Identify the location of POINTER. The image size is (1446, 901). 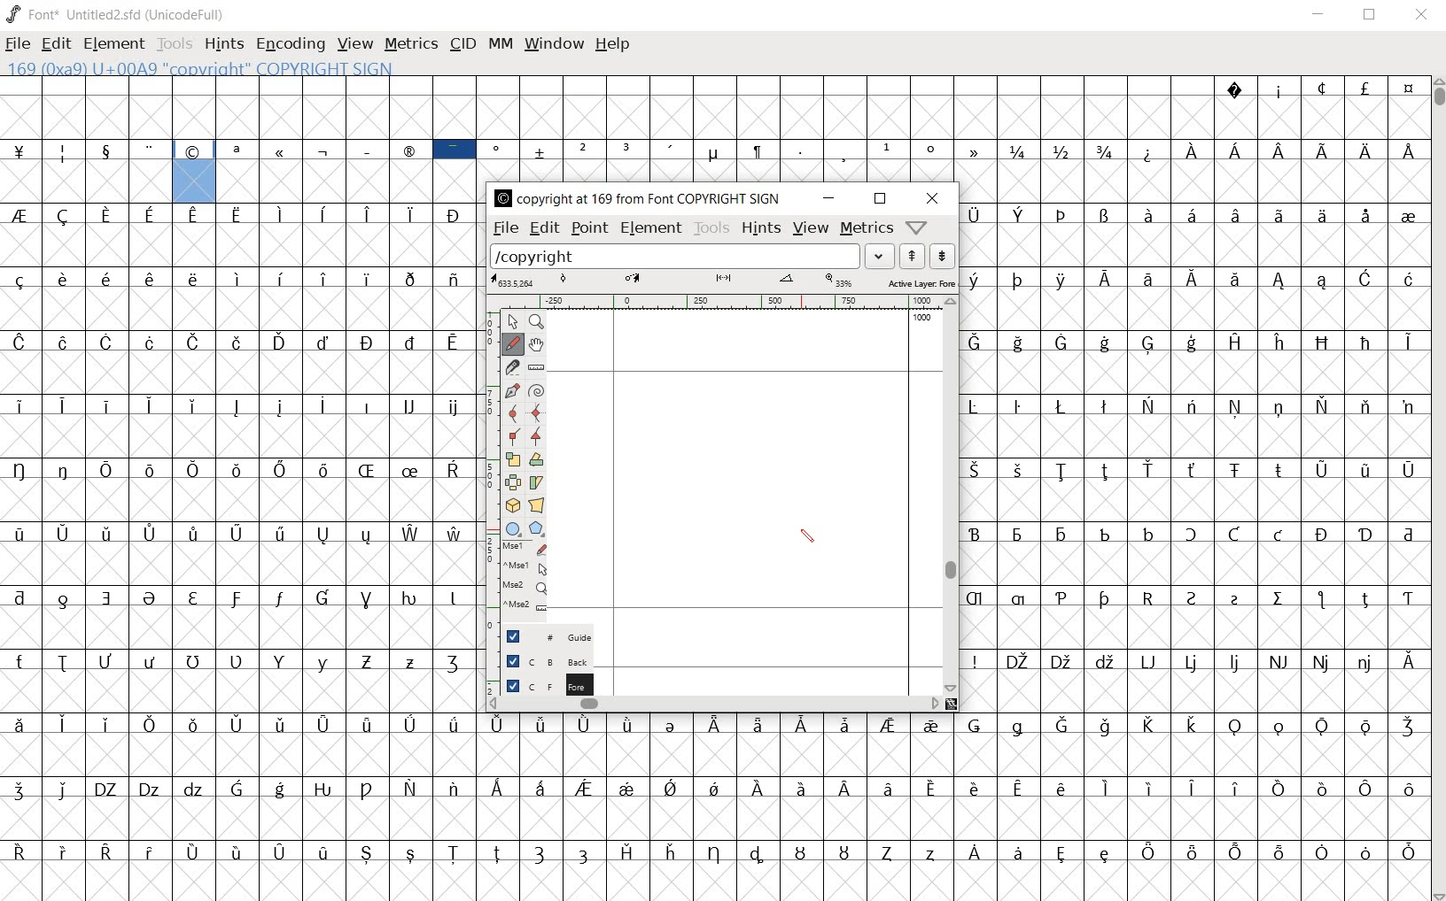
(512, 320).